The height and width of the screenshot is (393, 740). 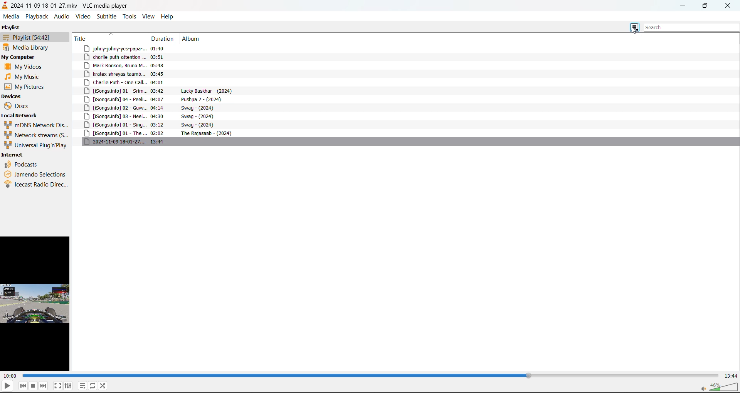 I want to click on icecast, so click(x=36, y=184).